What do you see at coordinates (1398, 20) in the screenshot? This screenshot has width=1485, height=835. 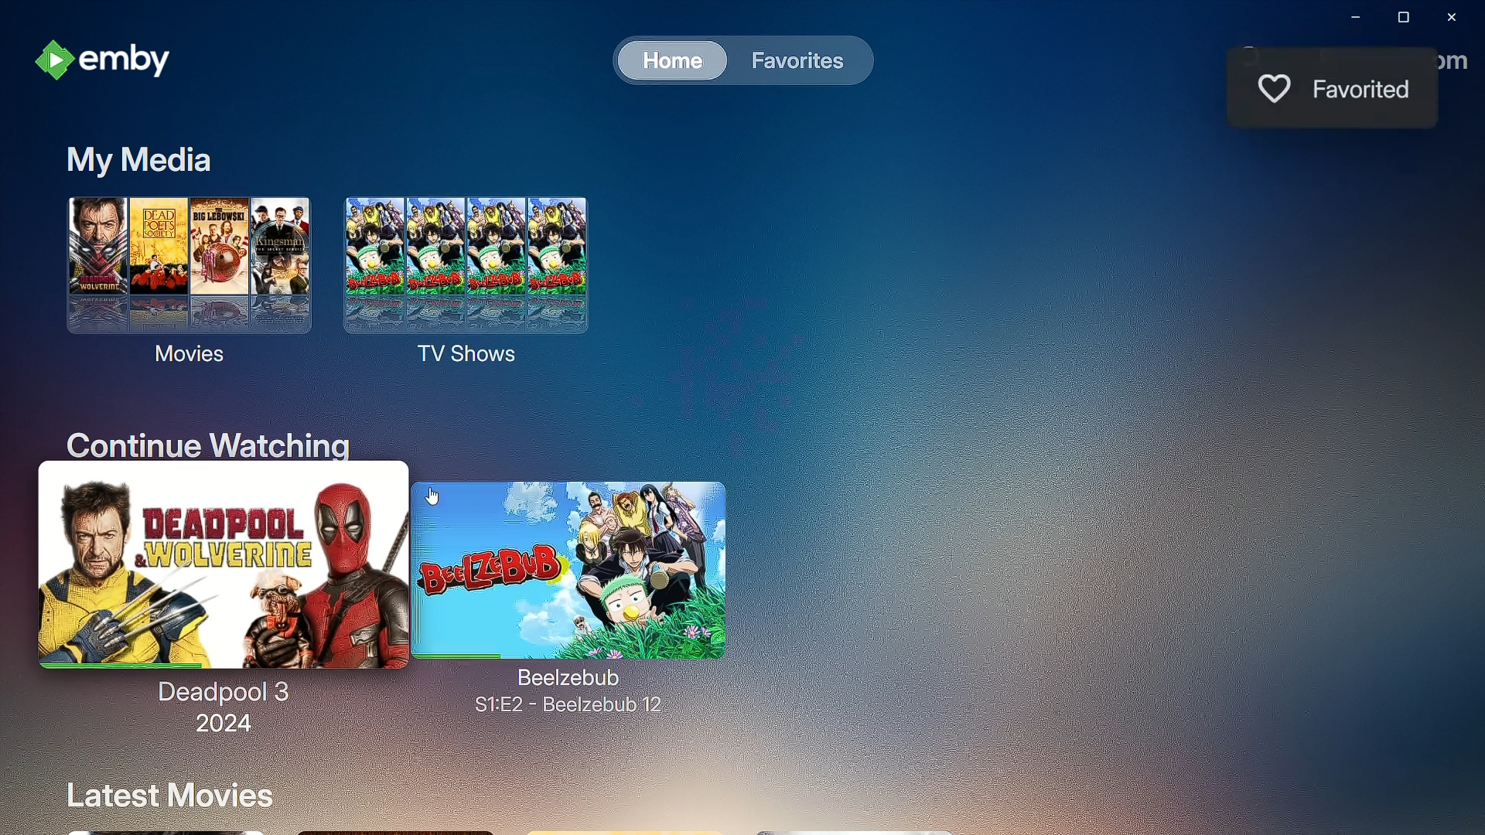 I see `Restore` at bounding box center [1398, 20].